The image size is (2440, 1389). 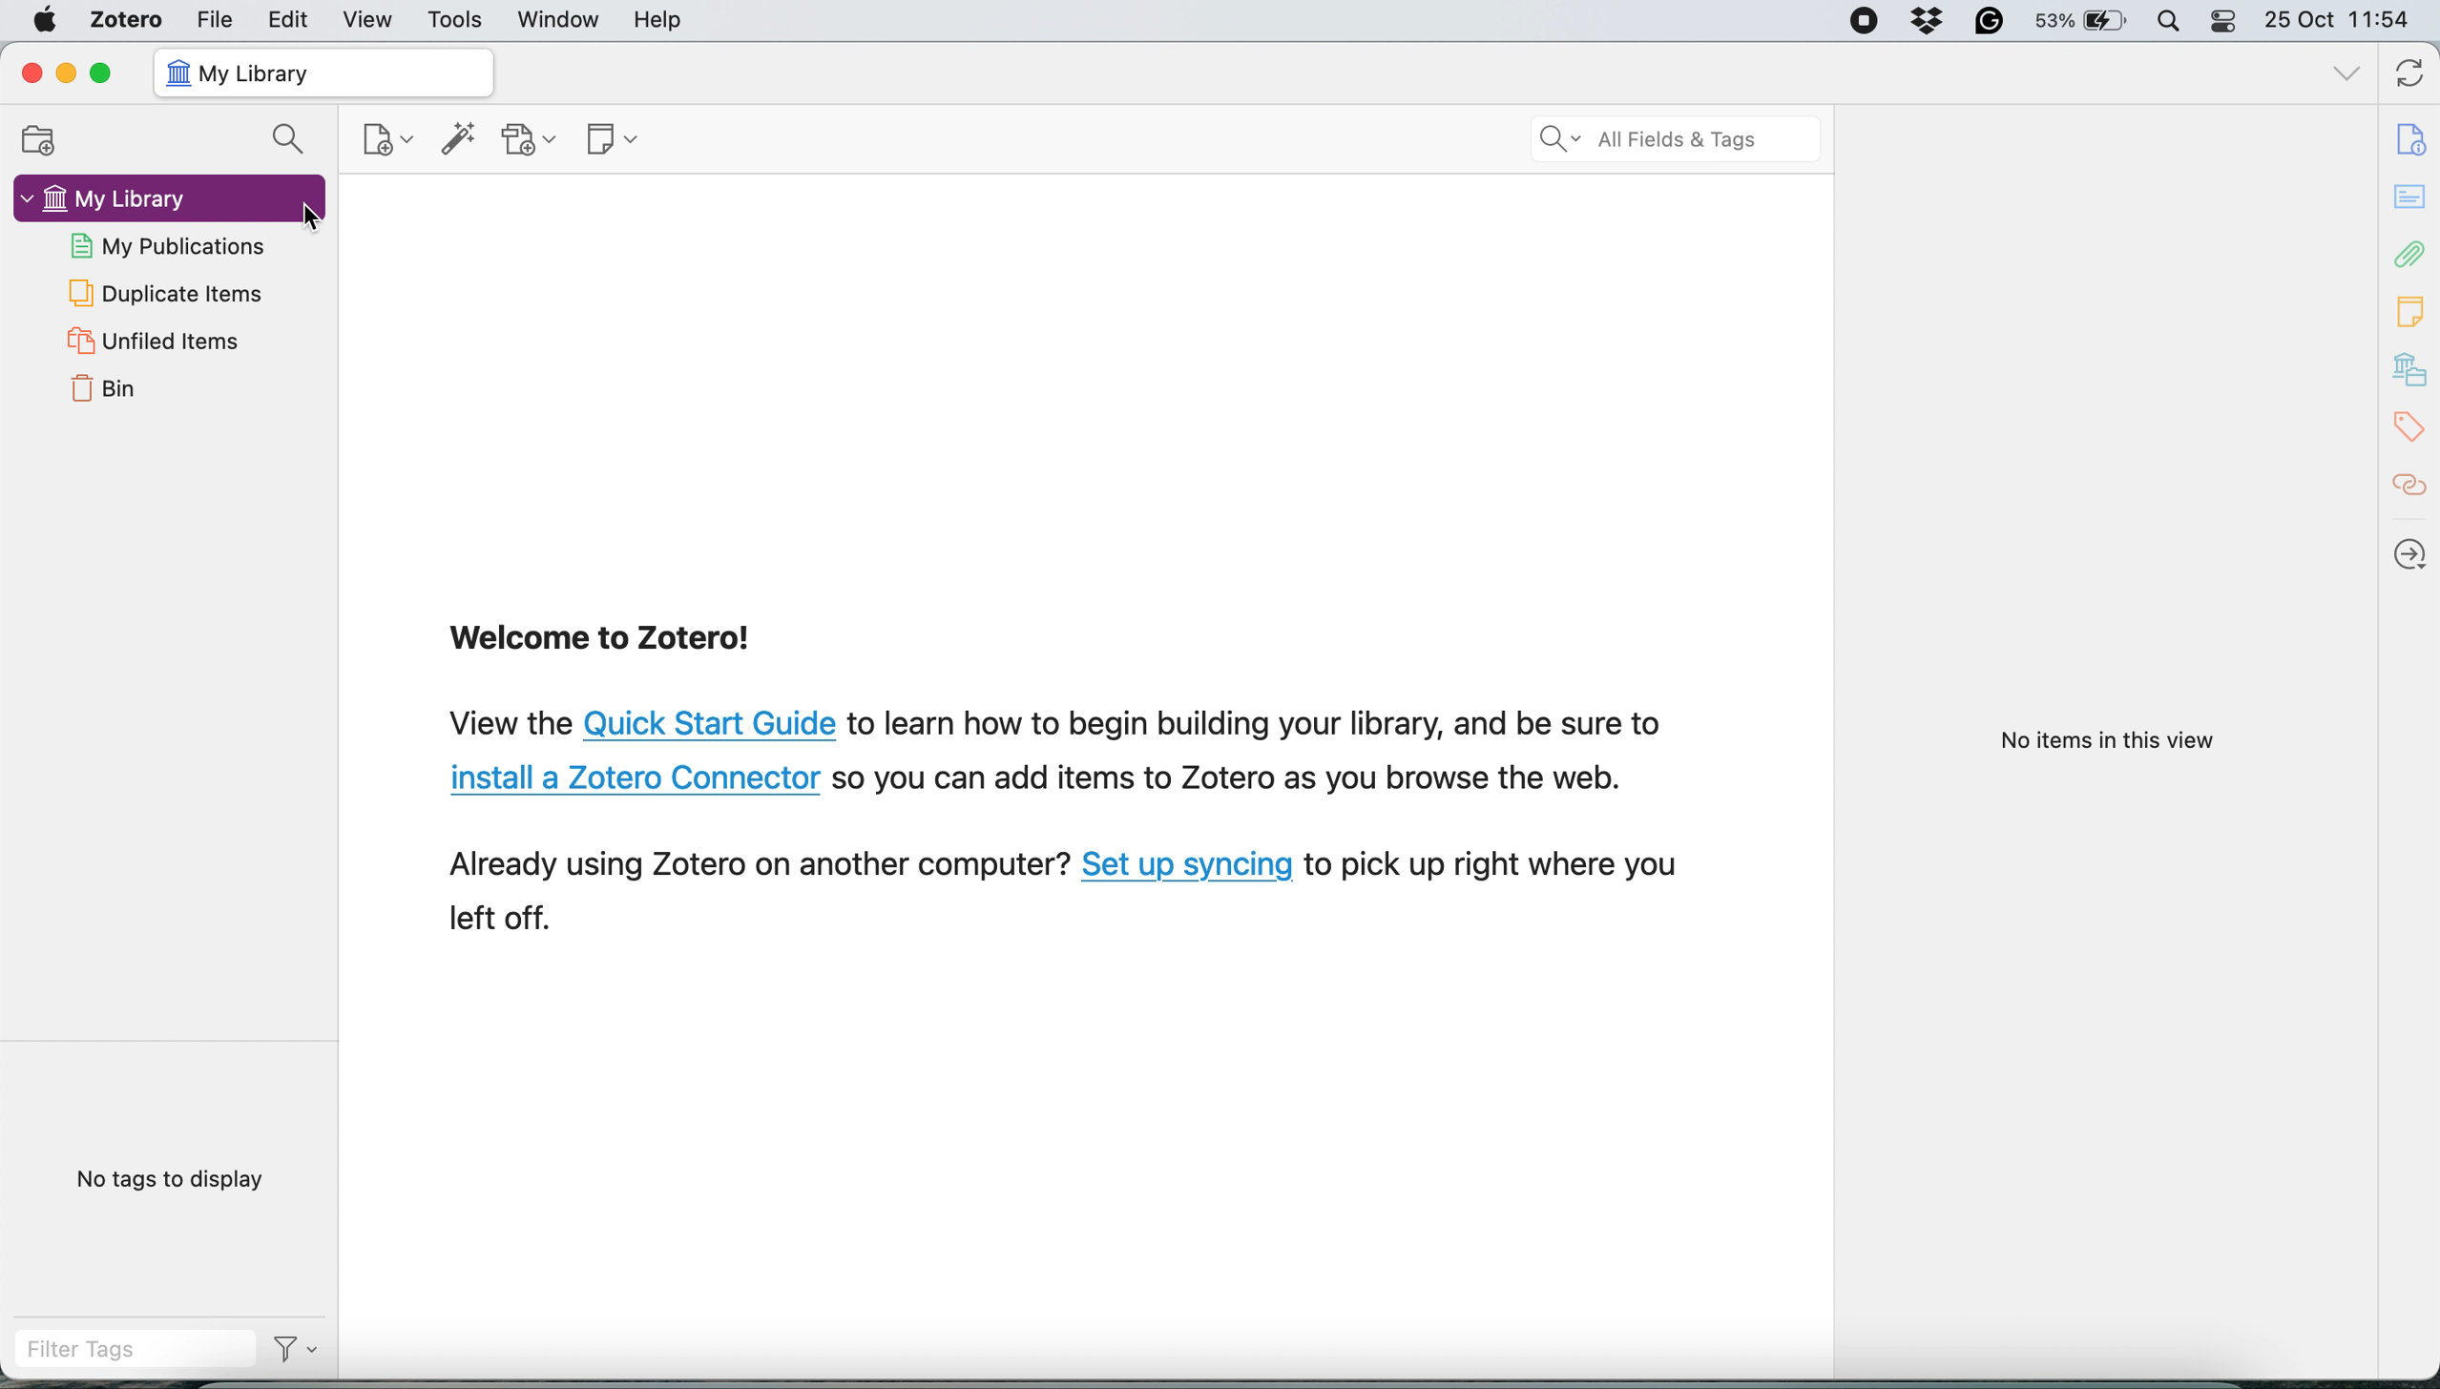 What do you see at coordinates (2412, 311) in the screenshot?
I see `notes` at bounding box center [2412, 311].